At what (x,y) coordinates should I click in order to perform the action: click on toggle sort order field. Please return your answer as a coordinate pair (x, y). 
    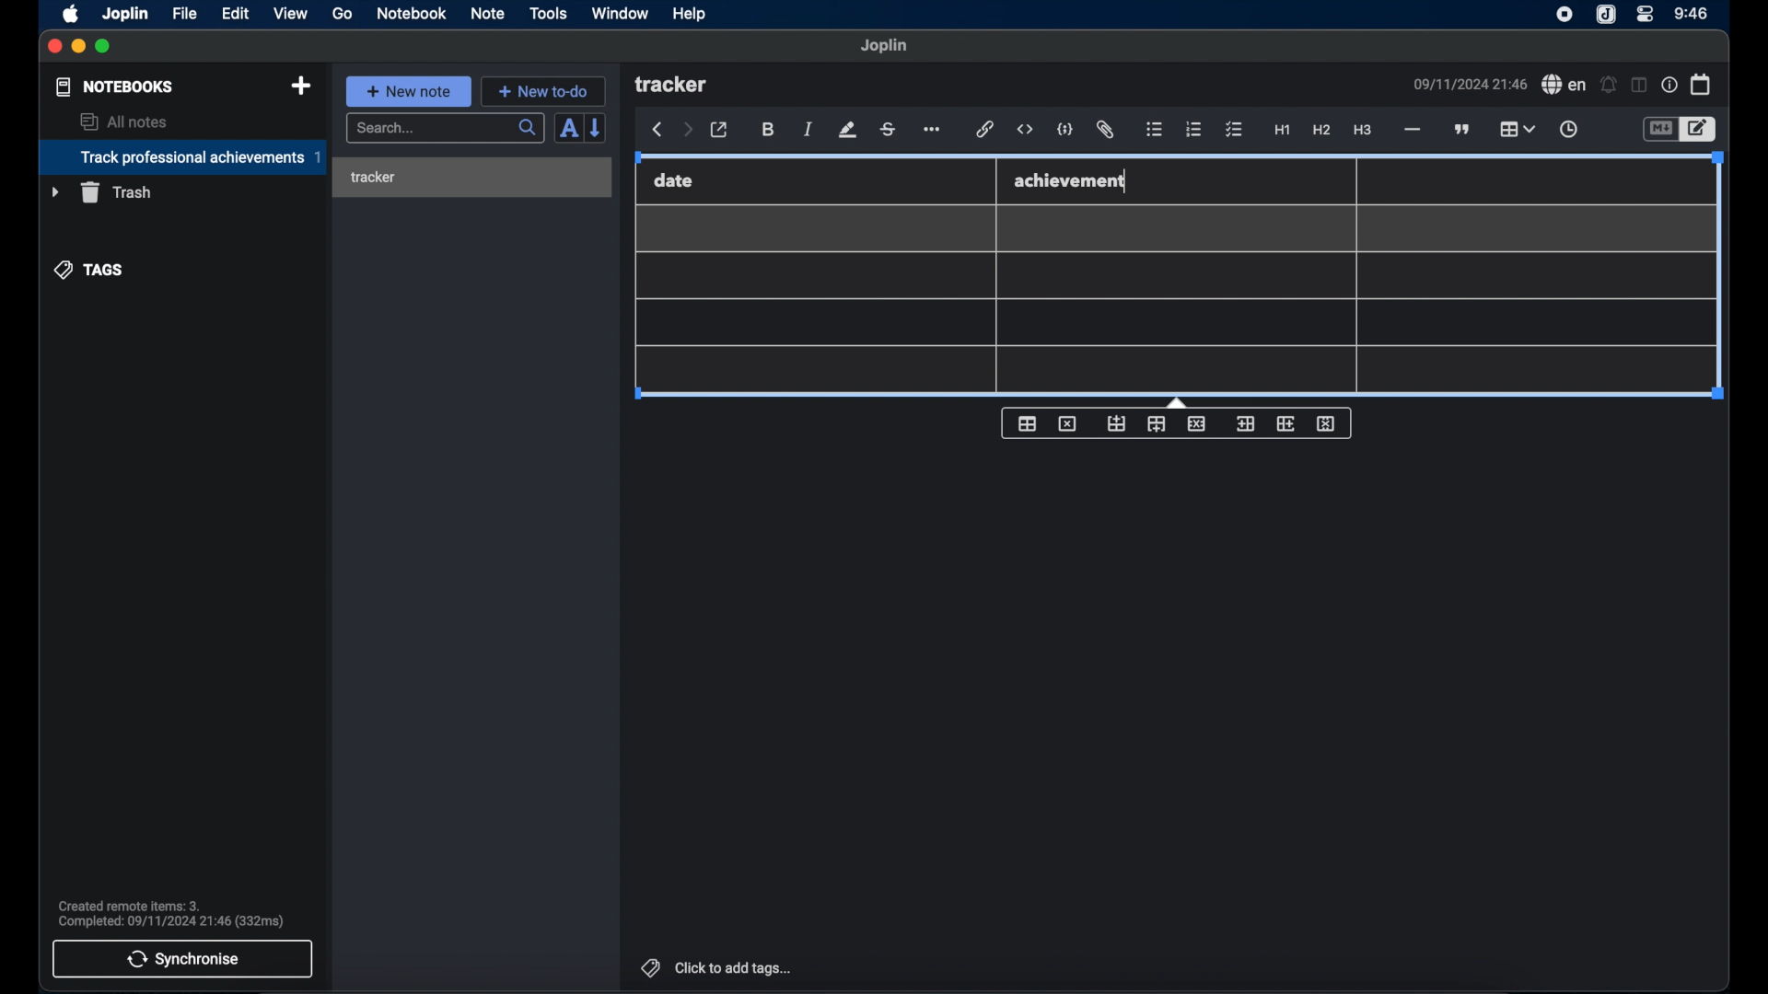
    Looking at the image, I should click on (566, 130).